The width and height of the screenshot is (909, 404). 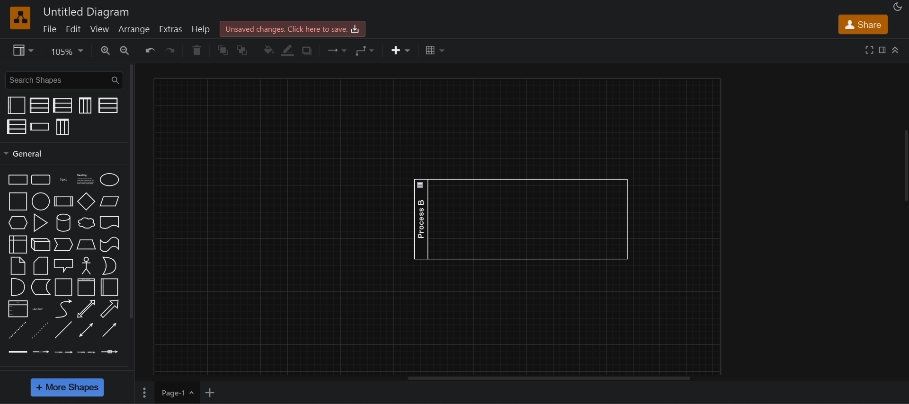 I want to click on help, so click(x=204, y=30).